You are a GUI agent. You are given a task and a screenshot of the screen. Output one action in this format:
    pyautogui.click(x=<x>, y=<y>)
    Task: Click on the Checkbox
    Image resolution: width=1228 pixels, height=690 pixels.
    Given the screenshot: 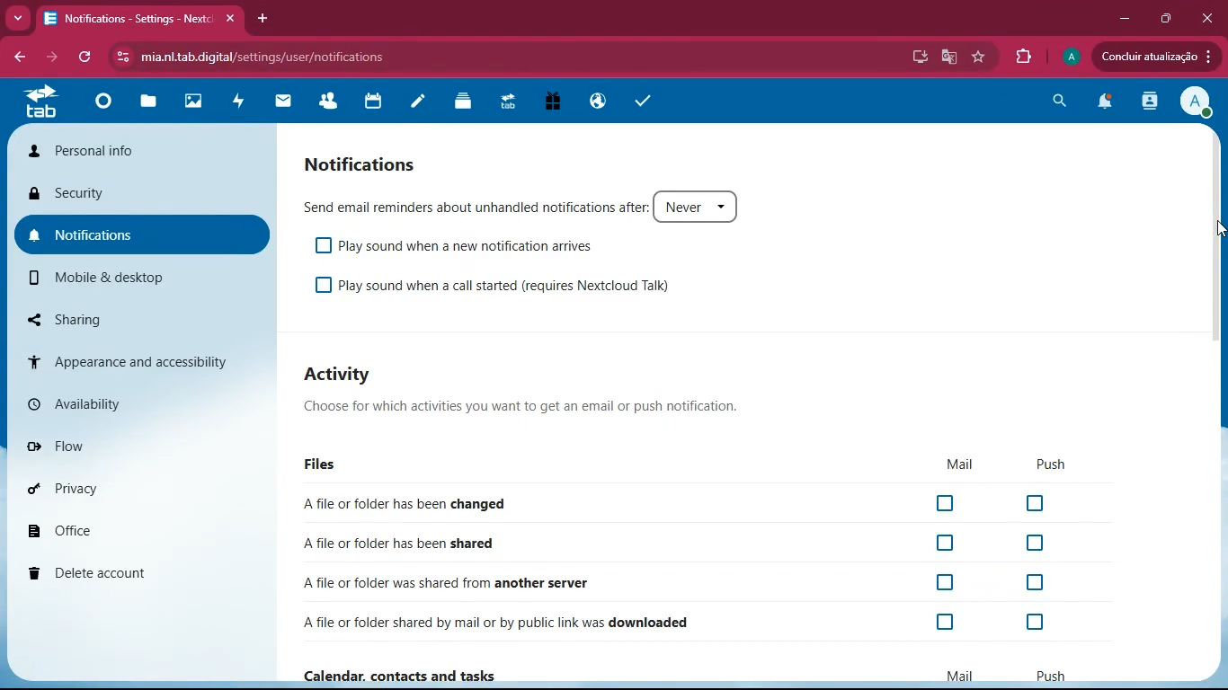 What is the action you would take?
    pyautogui.click(x=1031, y=545)
    